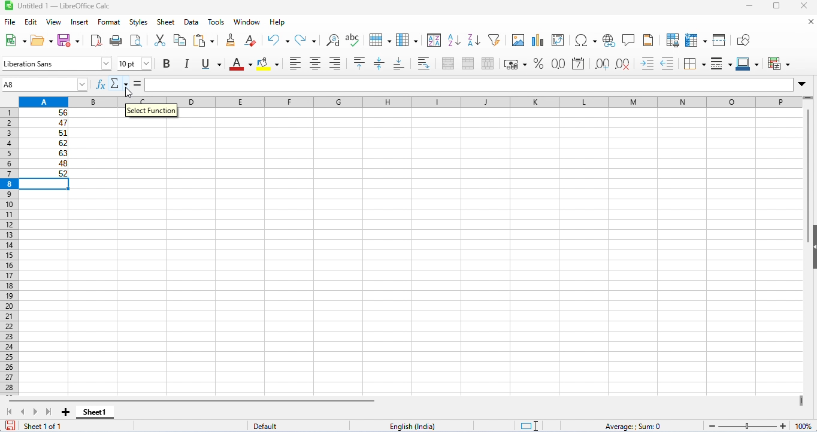  What do you see at coordinates (425, 63) in the screenshot?
I see `wrap text` at bounding box center [425, 63].